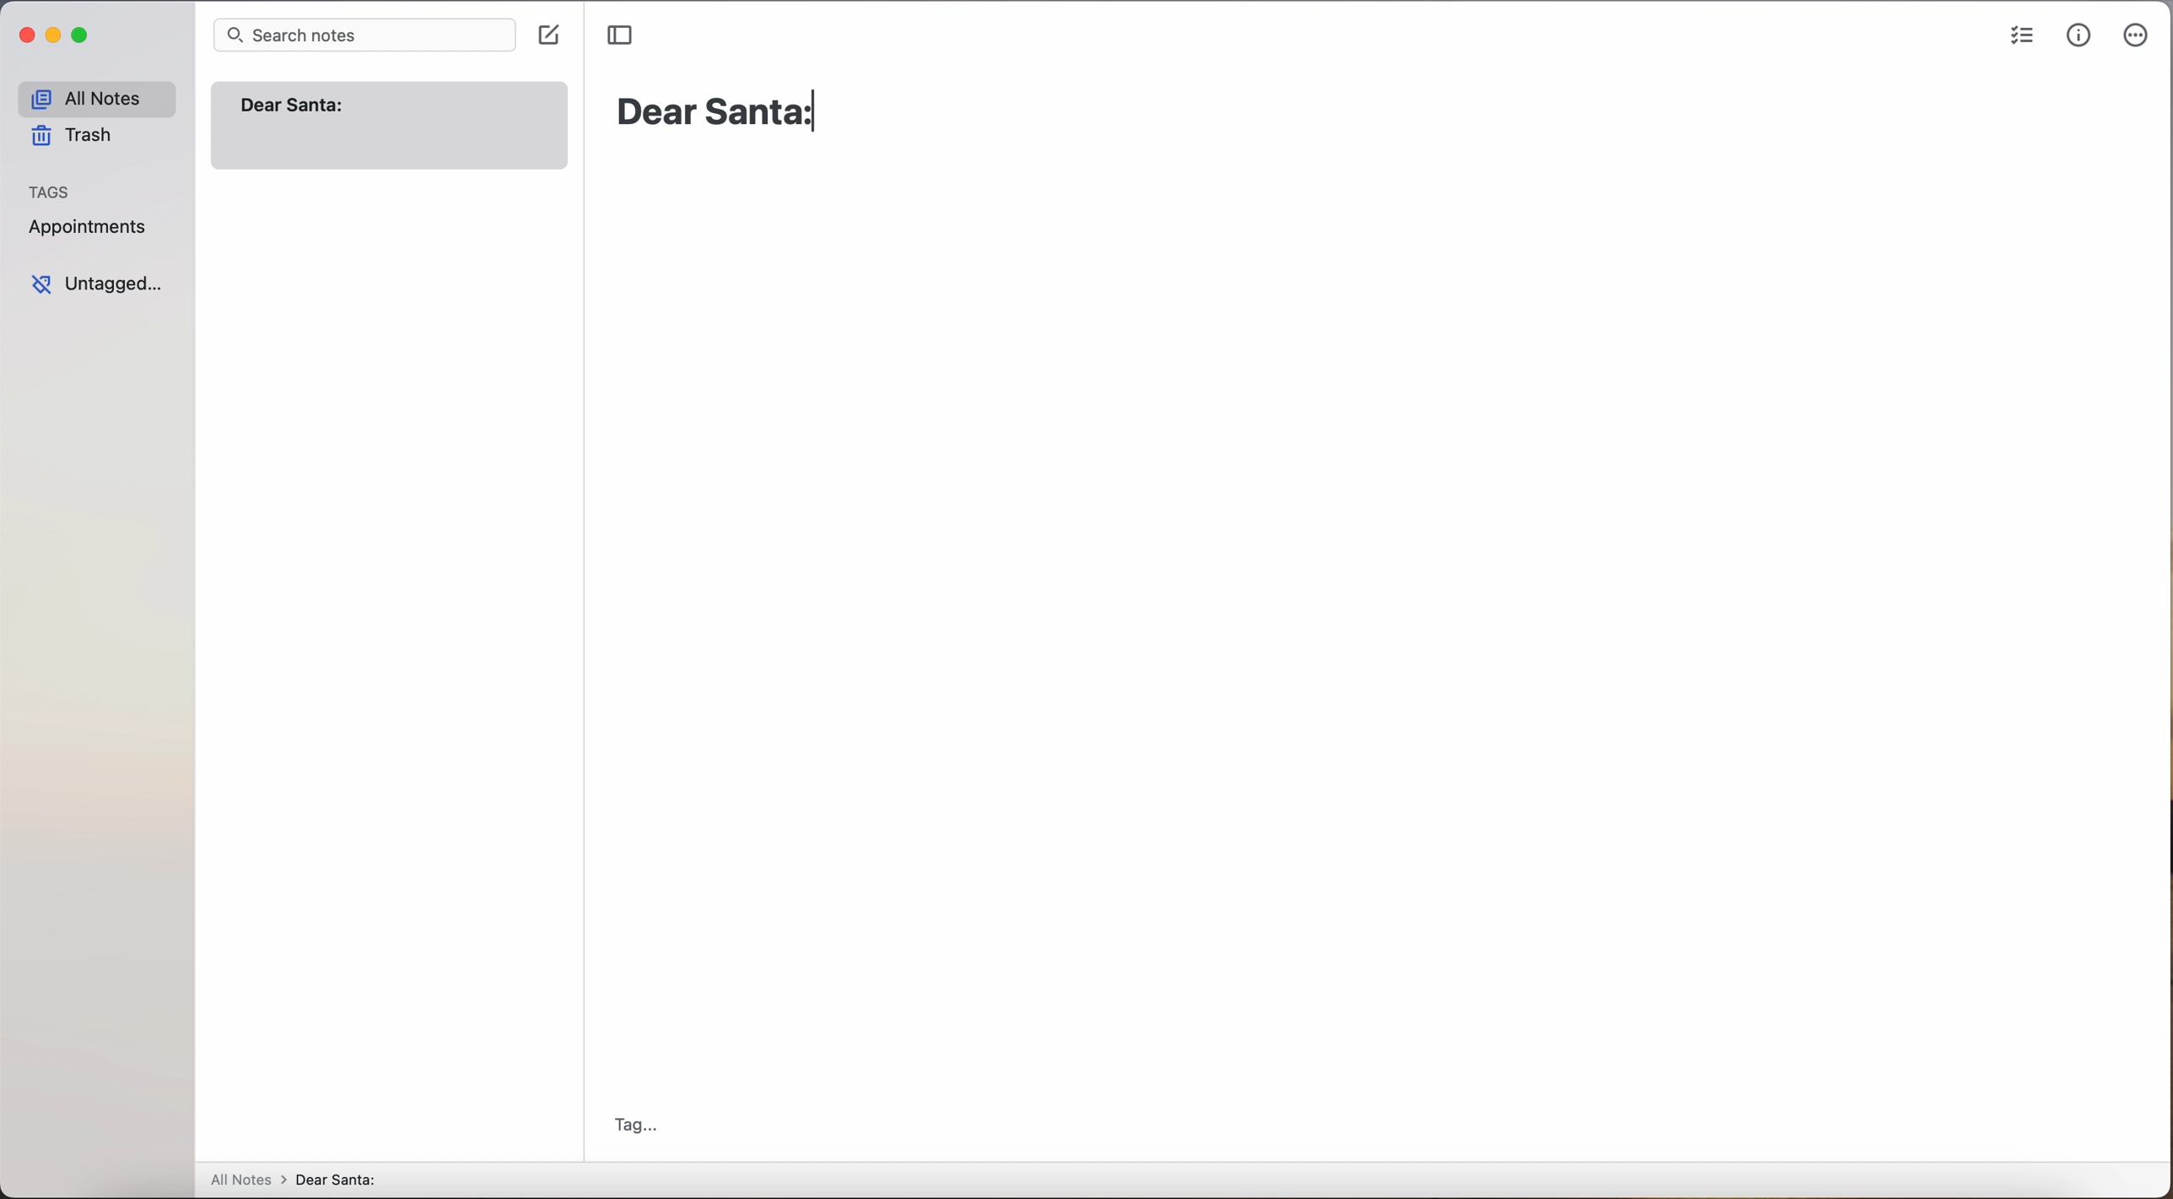 Image resolution: width=2173 pixels, height=1199 pixels. Describe the element at coordinates (390, 127) in the screenshot. I see `note` at that location.